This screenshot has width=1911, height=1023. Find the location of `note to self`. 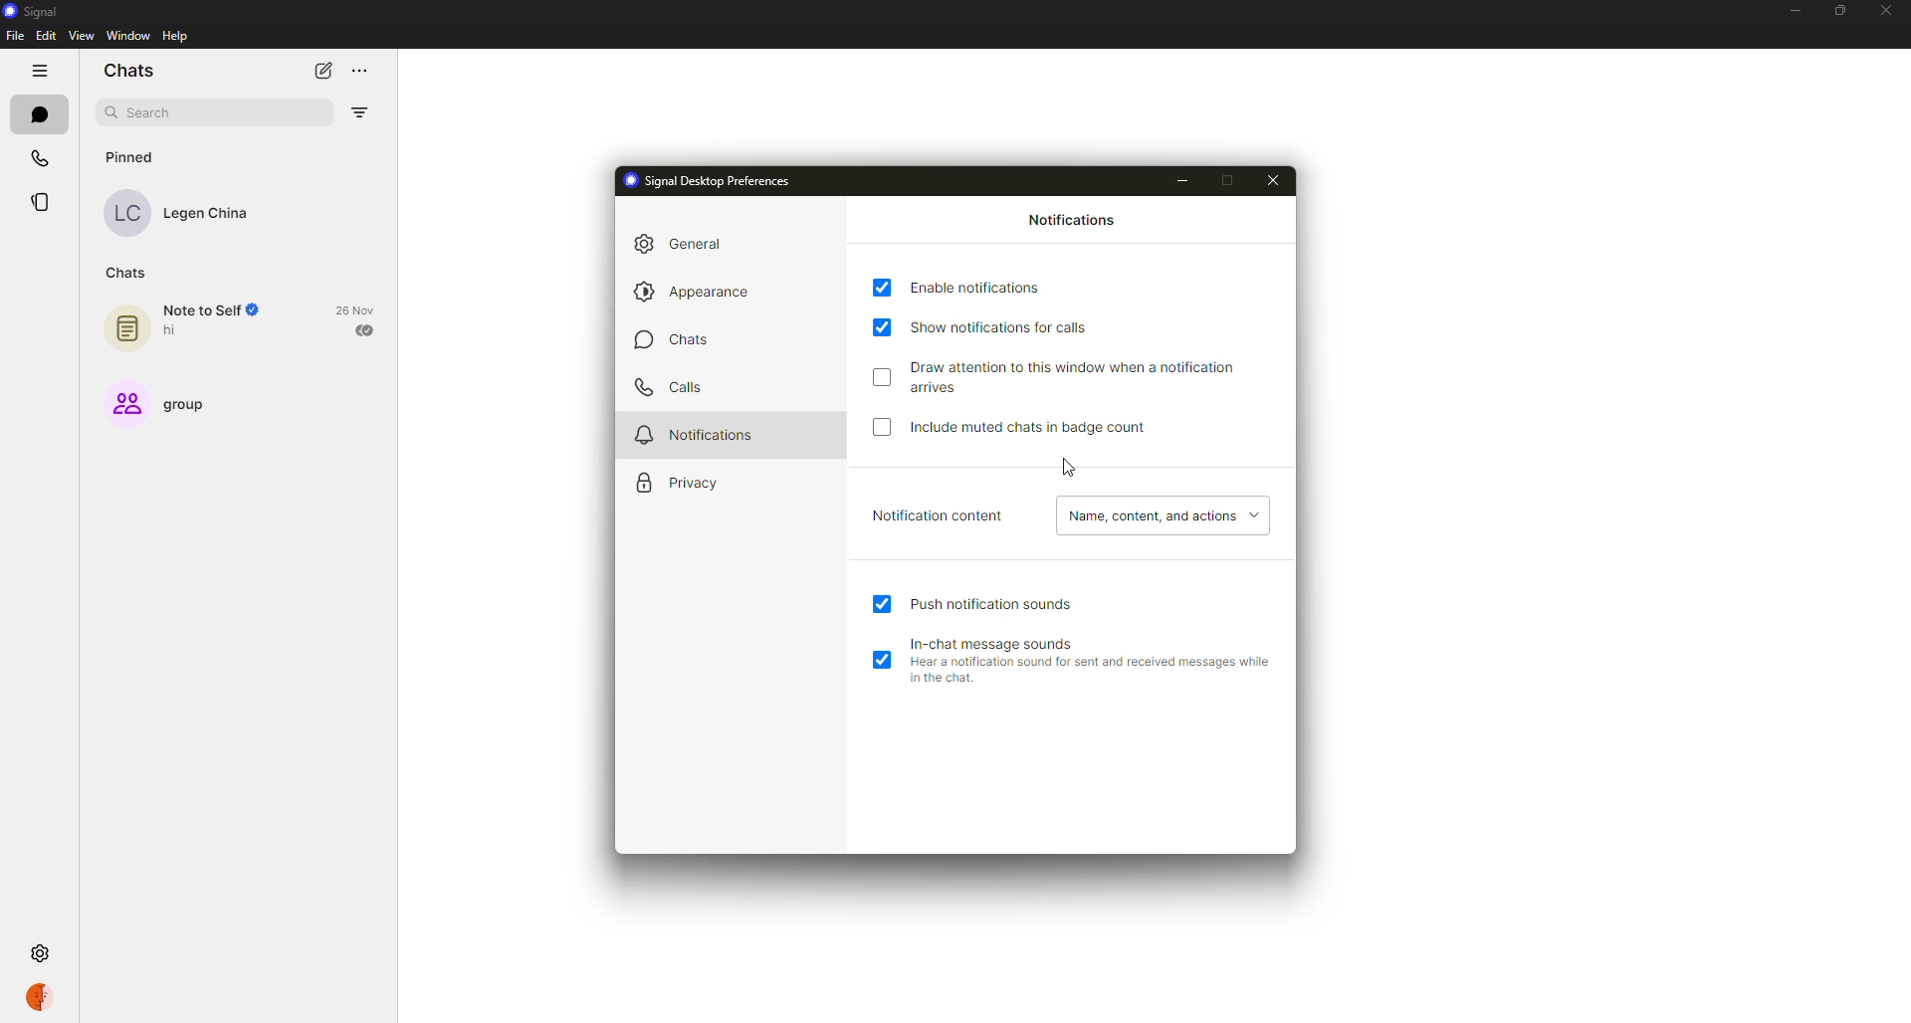

note to self is located at coordinates (180, 325).